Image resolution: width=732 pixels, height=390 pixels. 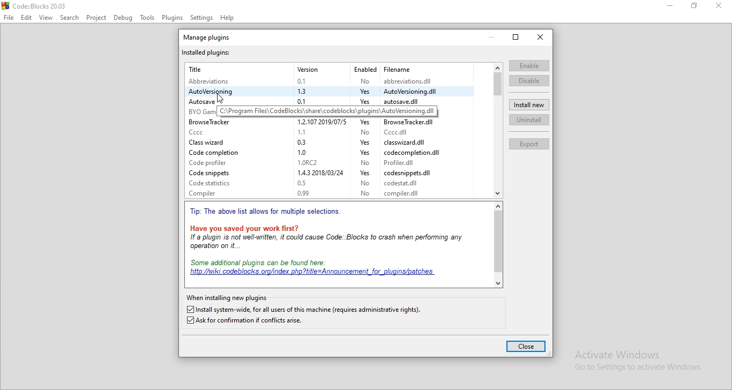 What do you see at coordinates (717, 5) in the screenshot?
I see `close` at bounding box center [717, 5].